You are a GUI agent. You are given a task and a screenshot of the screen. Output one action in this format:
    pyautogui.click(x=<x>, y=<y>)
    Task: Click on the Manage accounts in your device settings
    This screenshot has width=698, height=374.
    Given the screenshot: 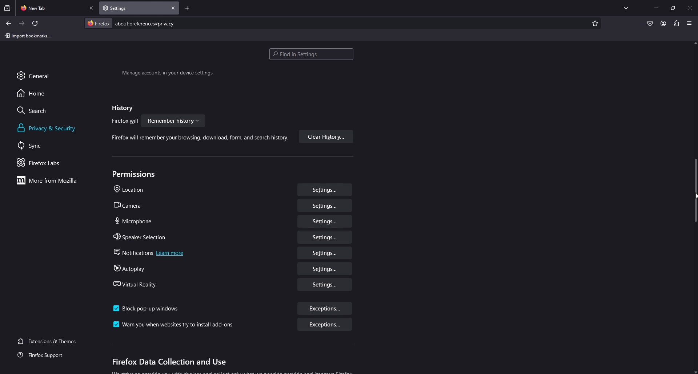 What is the action you would take?
    pyautogui.click(x=167, y=74)
    